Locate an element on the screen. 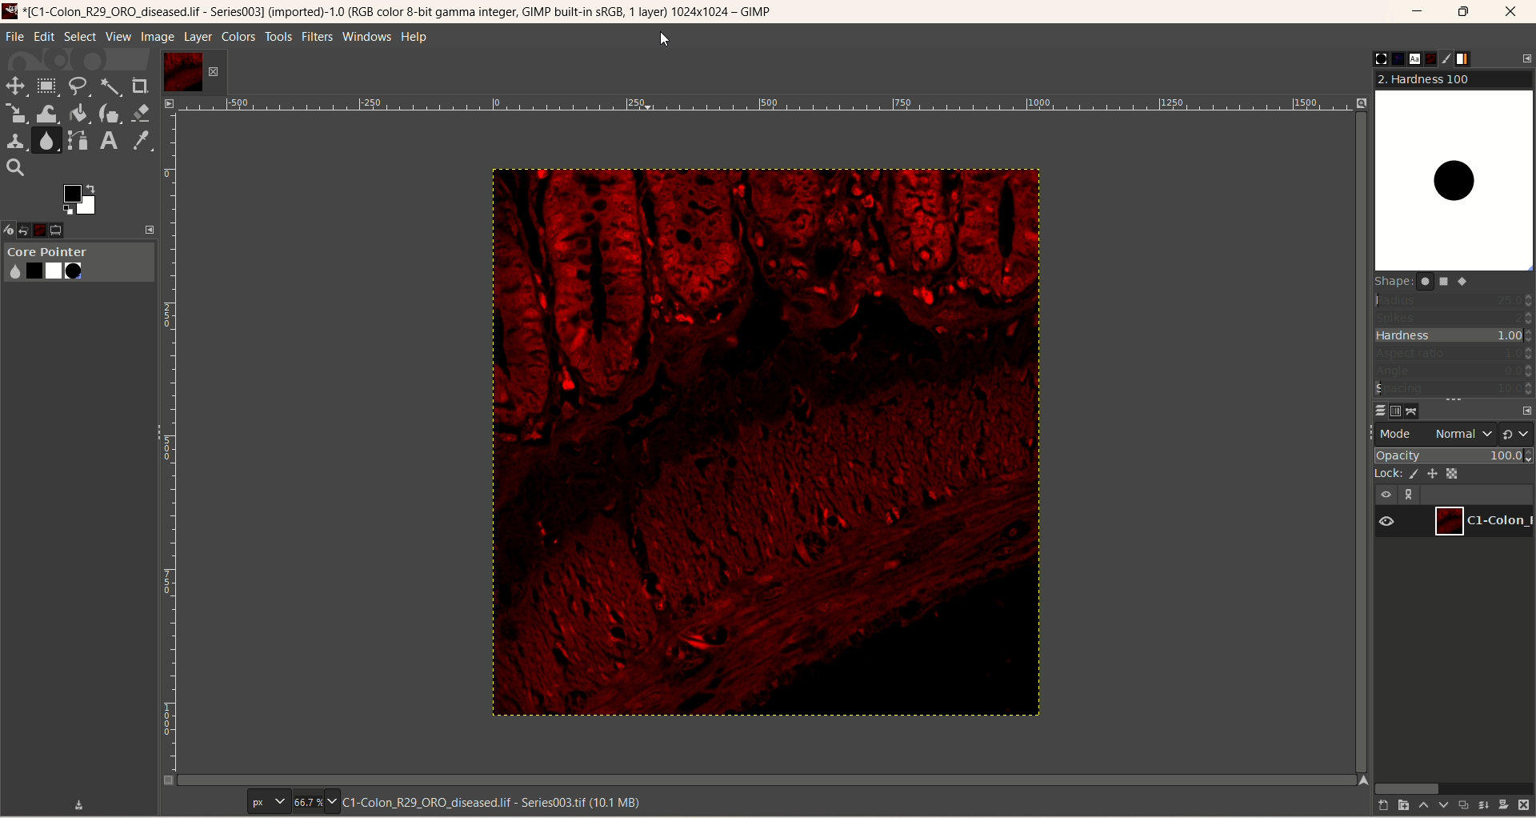 The height and width of the screenshot is (818, 1536). opacity is located at coordinates (1454, 455).